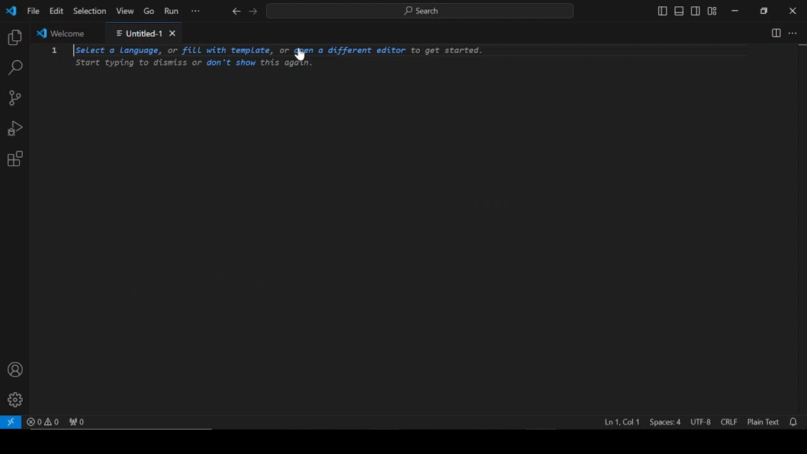 Image resolution: width=807 pixels, height=454 pixels. What do you see at coordinates (763, 423) in the screenshot?
I see `plain text` at bounding box center [763, 423].